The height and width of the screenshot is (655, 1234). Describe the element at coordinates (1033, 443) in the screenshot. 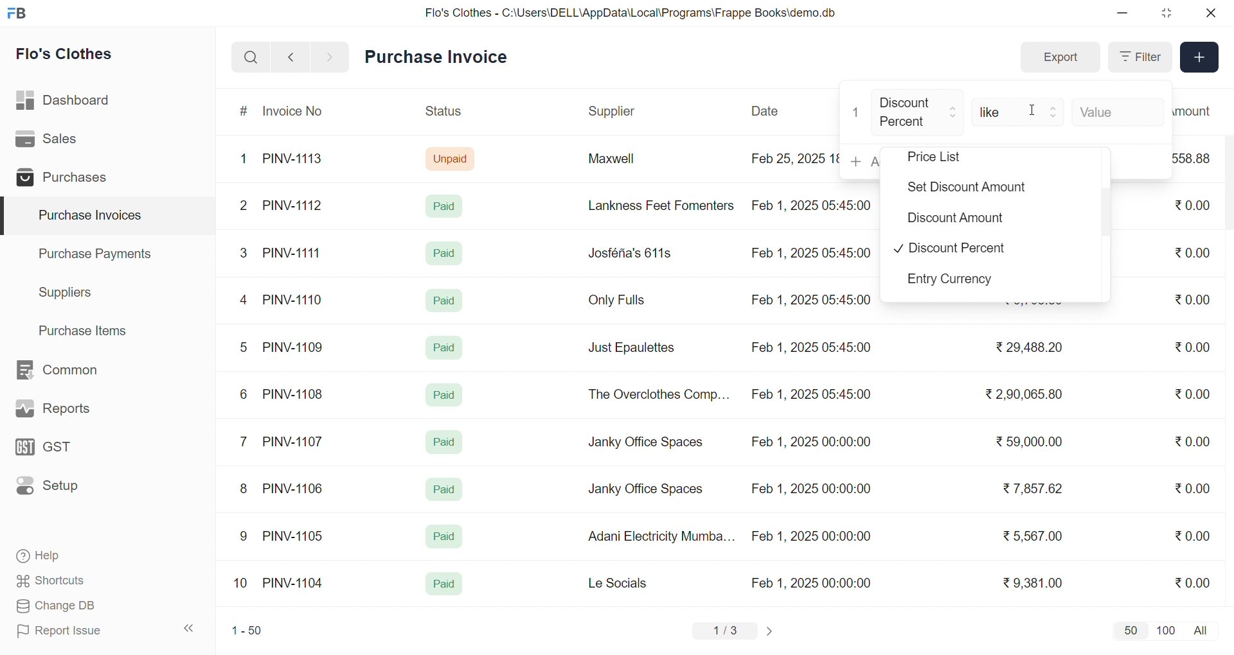

I see `₹ 59,000.00` at that location.